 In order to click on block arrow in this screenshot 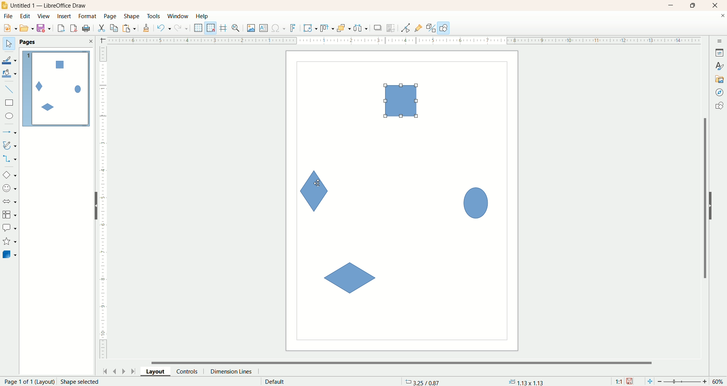, I will do `click(11, 202)`.